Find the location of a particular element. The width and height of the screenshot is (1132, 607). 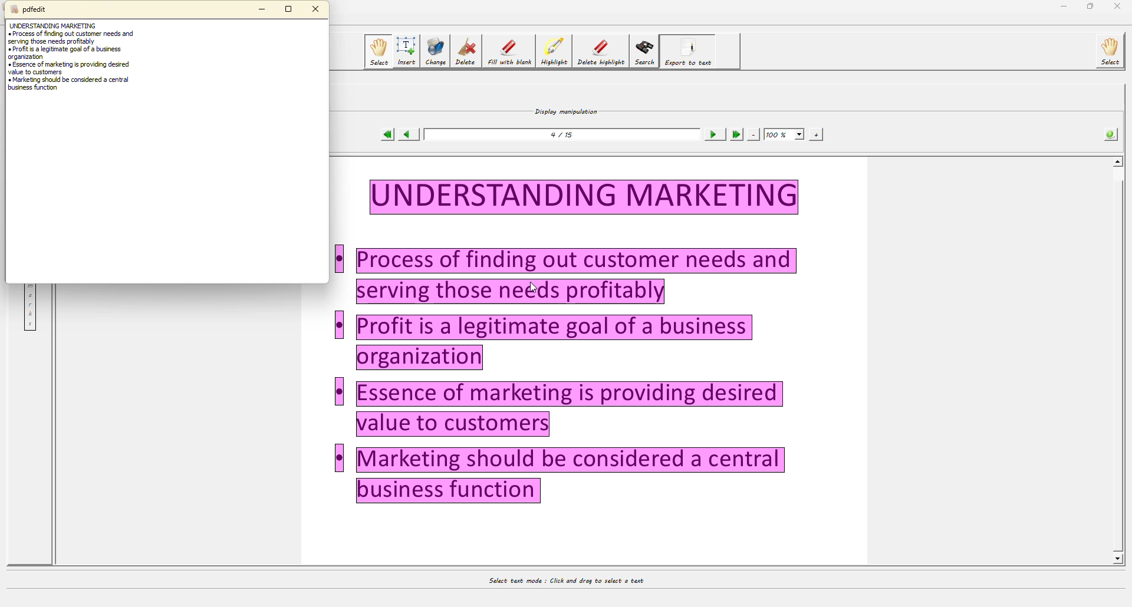

fill with blank is located at coordinates (511, 50).